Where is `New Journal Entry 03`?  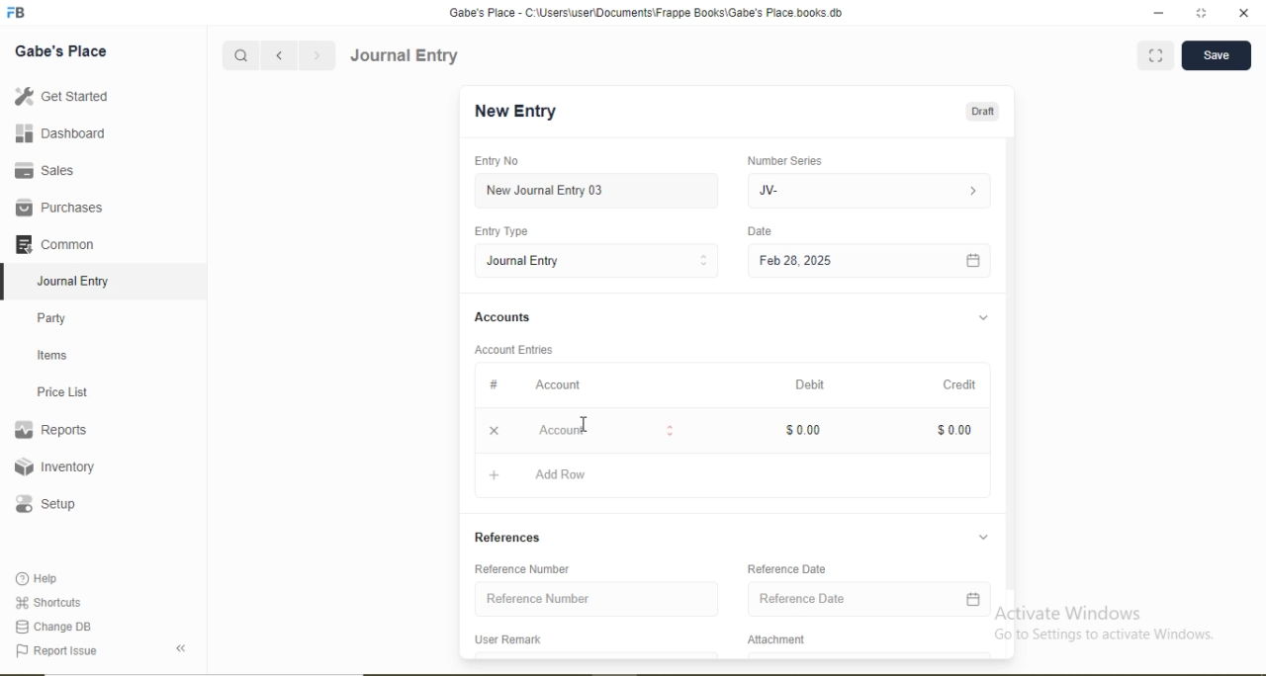
New Journal Entry 03 is located at coordinates (546, 191).